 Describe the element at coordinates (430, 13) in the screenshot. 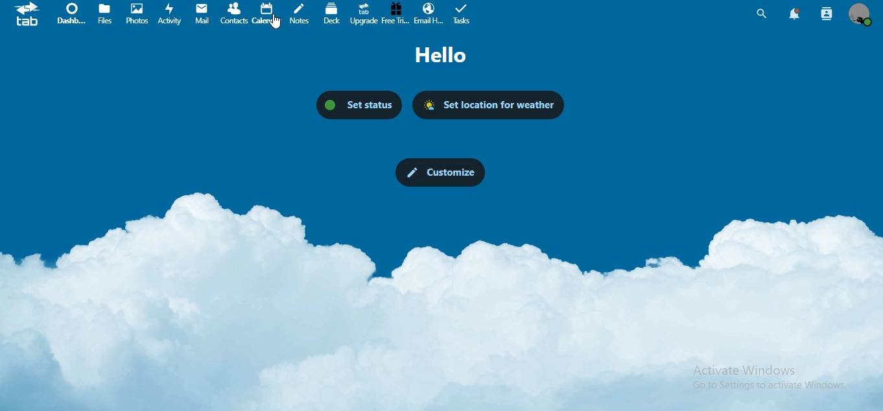

I see `email hosting` at that location.